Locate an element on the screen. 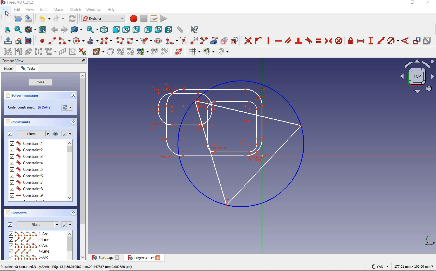  switch virtual space is located at coordinates (176, 52).